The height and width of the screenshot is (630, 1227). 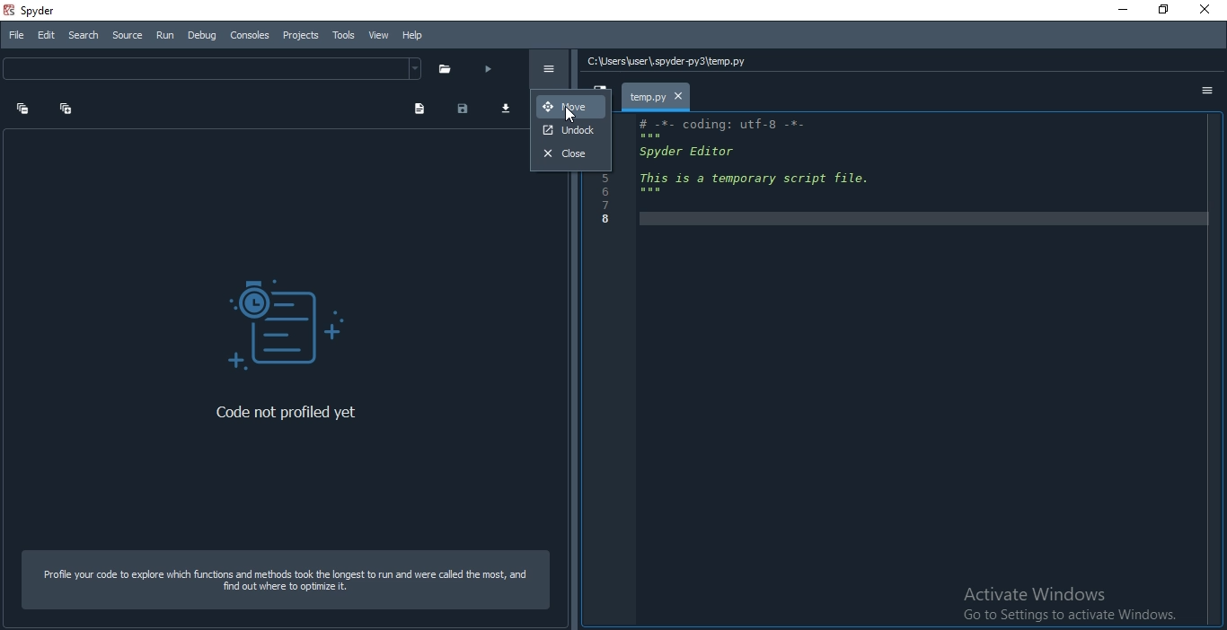 I want to click on Source, so click(x=128, y=36).